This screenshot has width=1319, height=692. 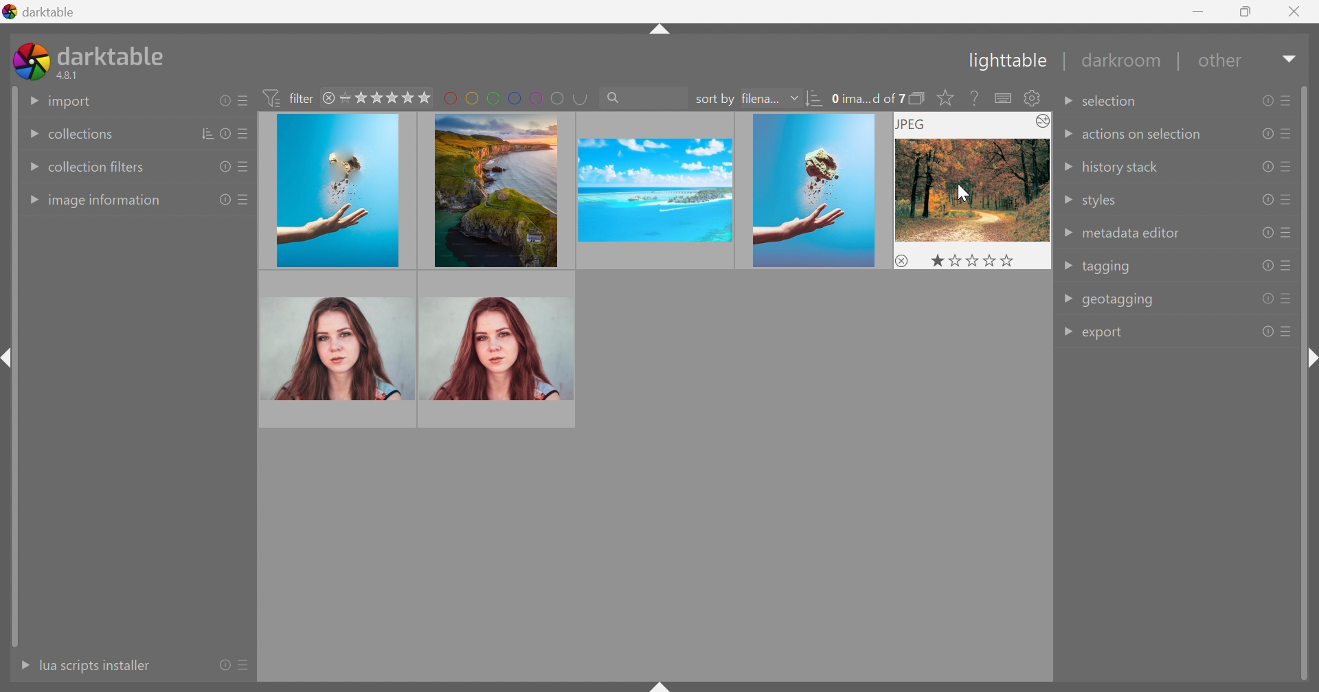 I want to click on presets, so click(x=1287, y=198).